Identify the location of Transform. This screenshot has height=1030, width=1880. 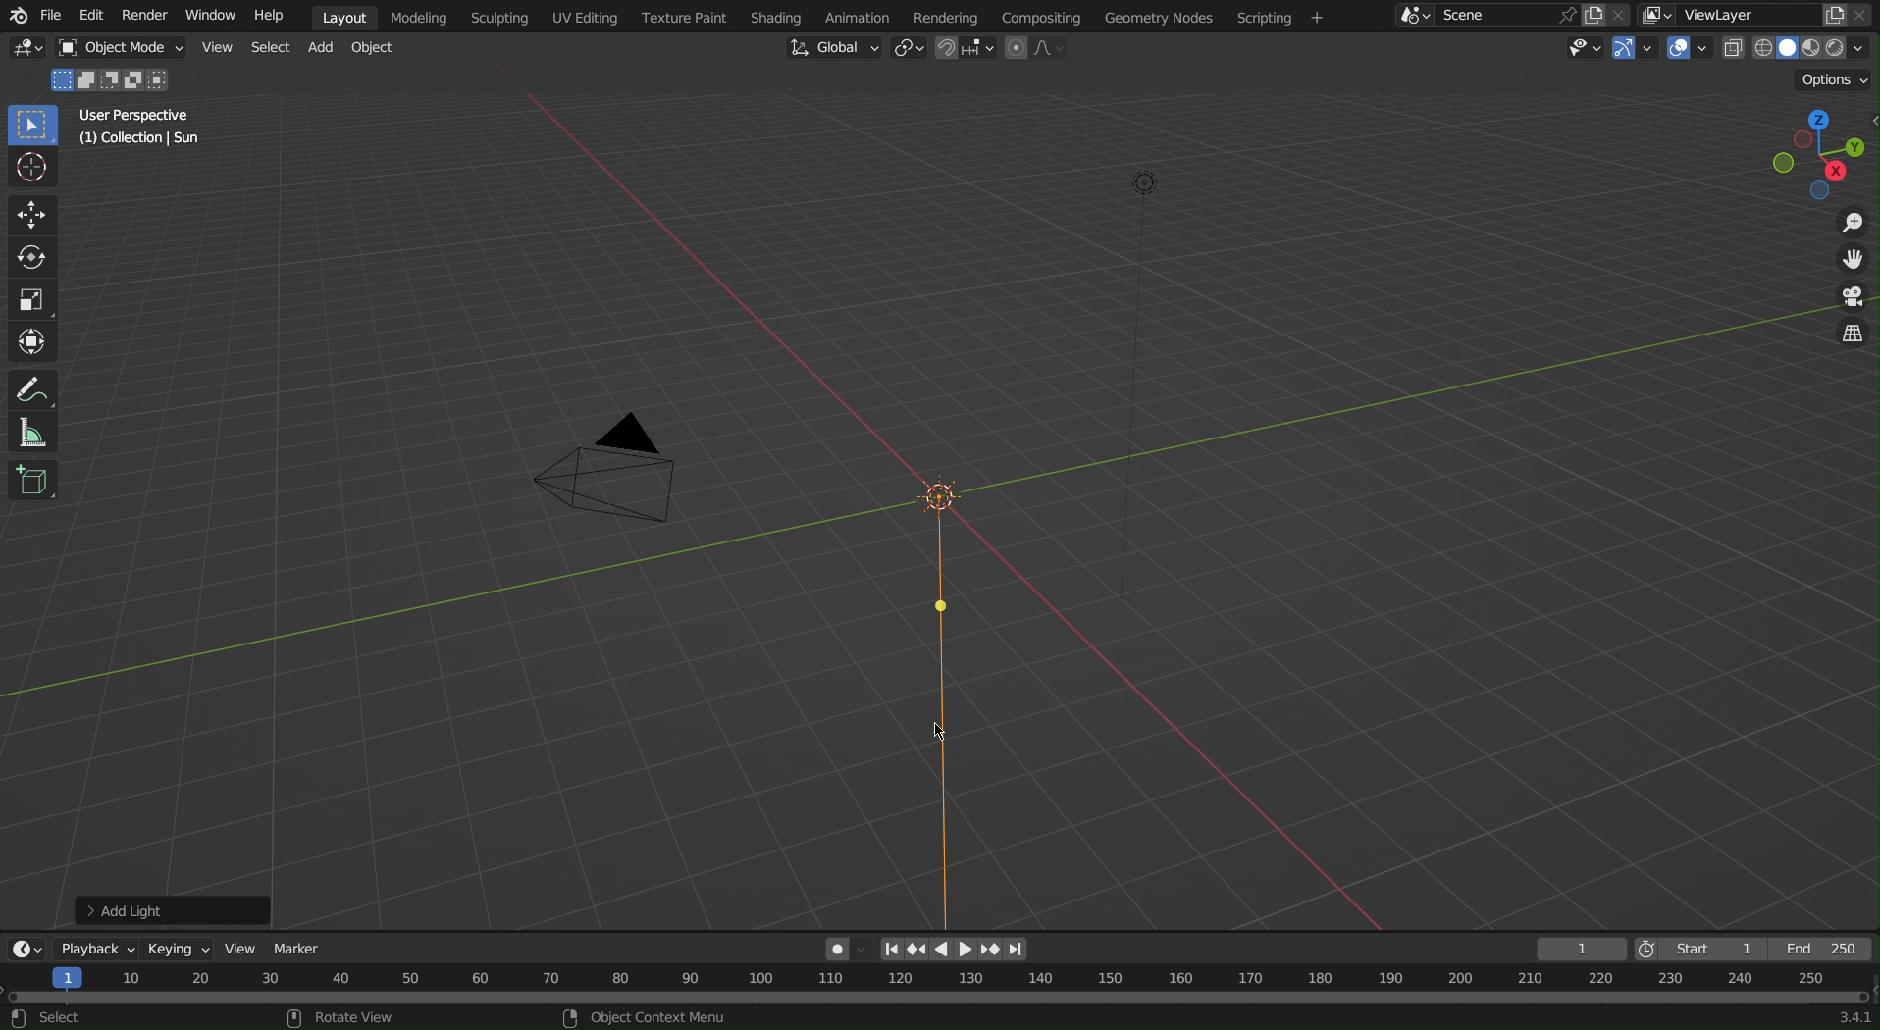
(35, 342).